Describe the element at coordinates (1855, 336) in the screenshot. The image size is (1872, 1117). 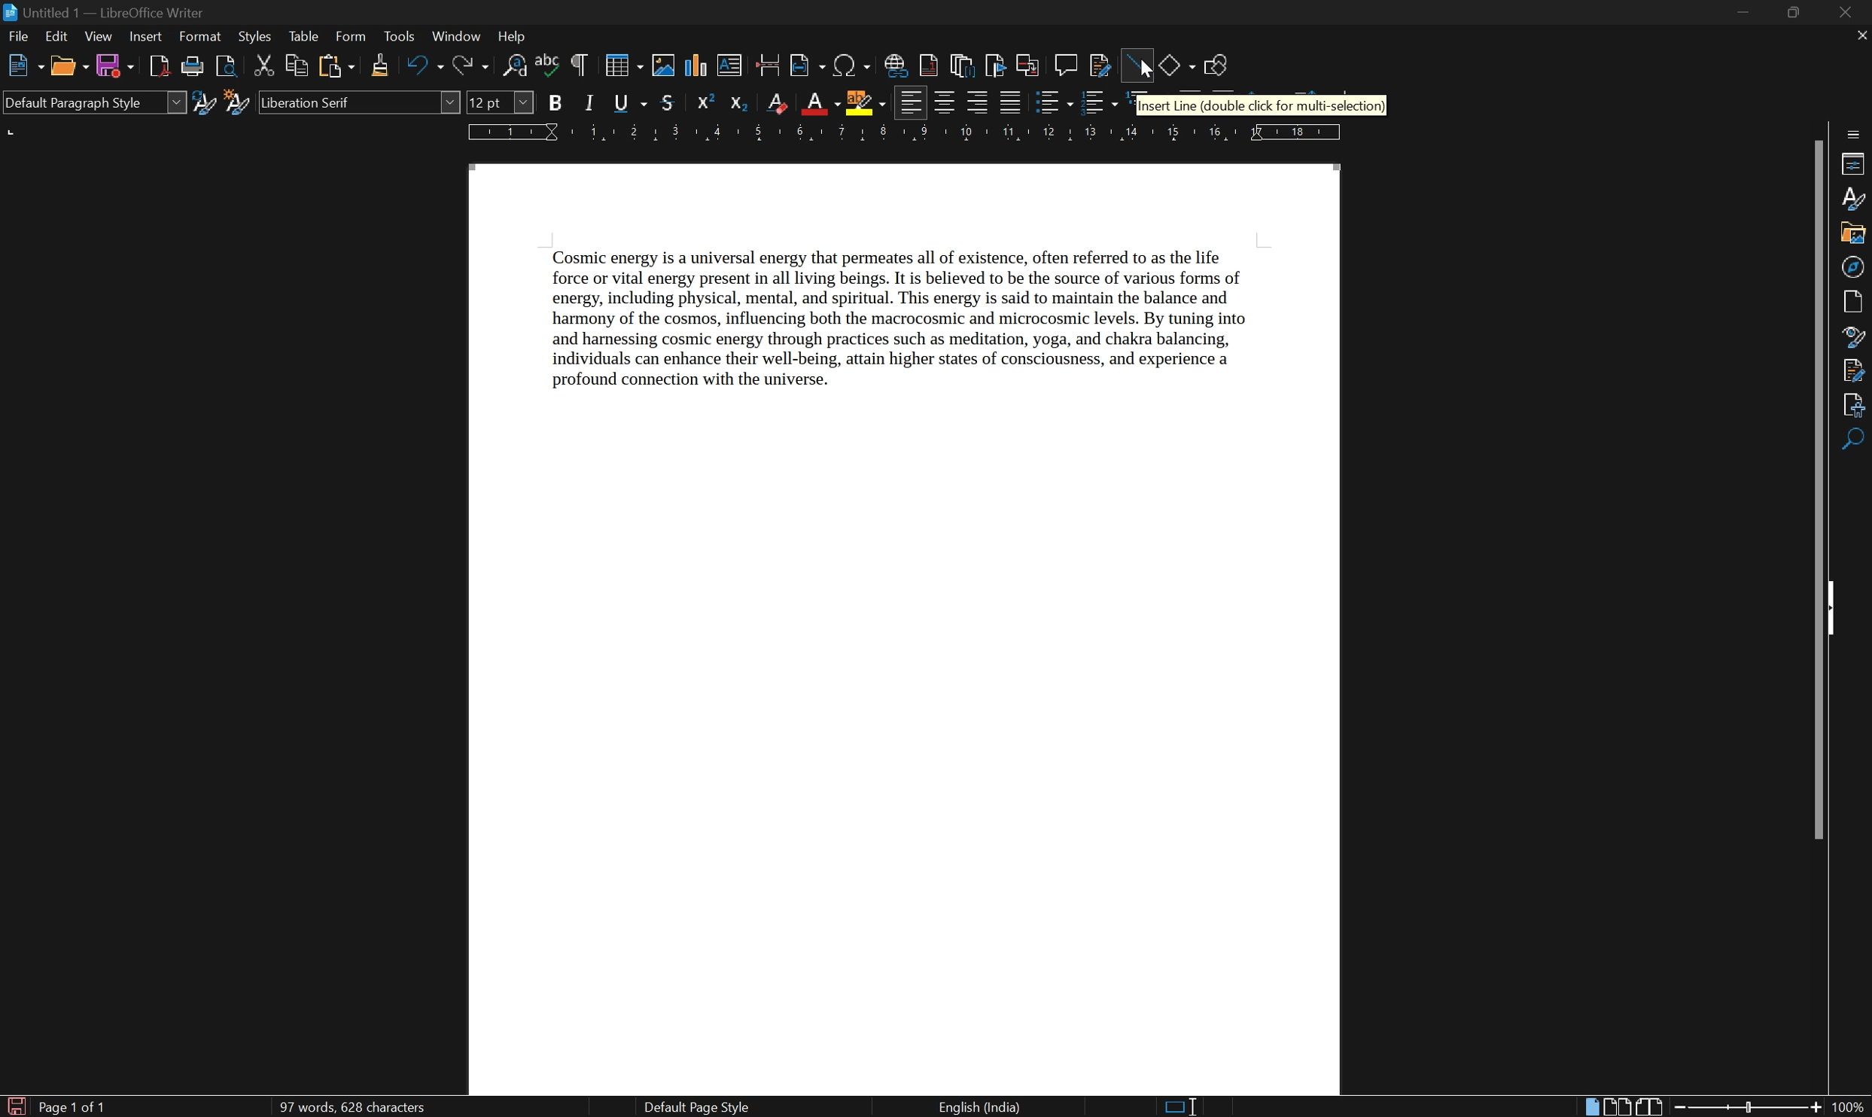
I see `style inspector` at that location.